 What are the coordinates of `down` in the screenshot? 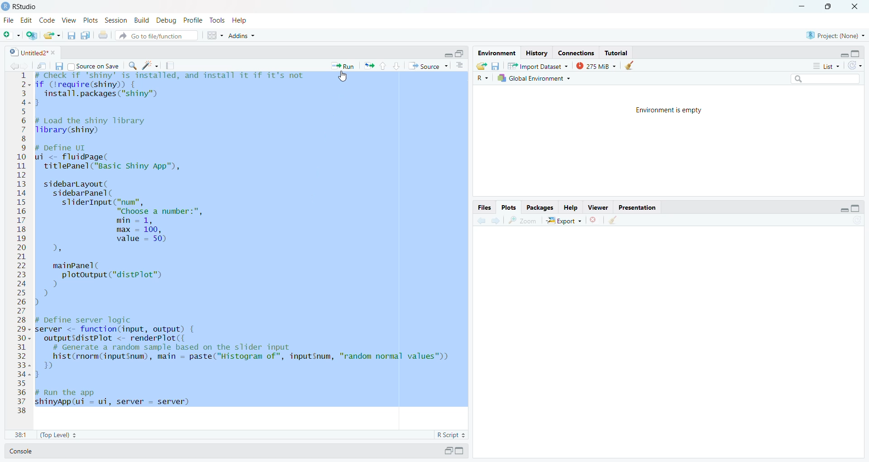 It's located at (397, 66).